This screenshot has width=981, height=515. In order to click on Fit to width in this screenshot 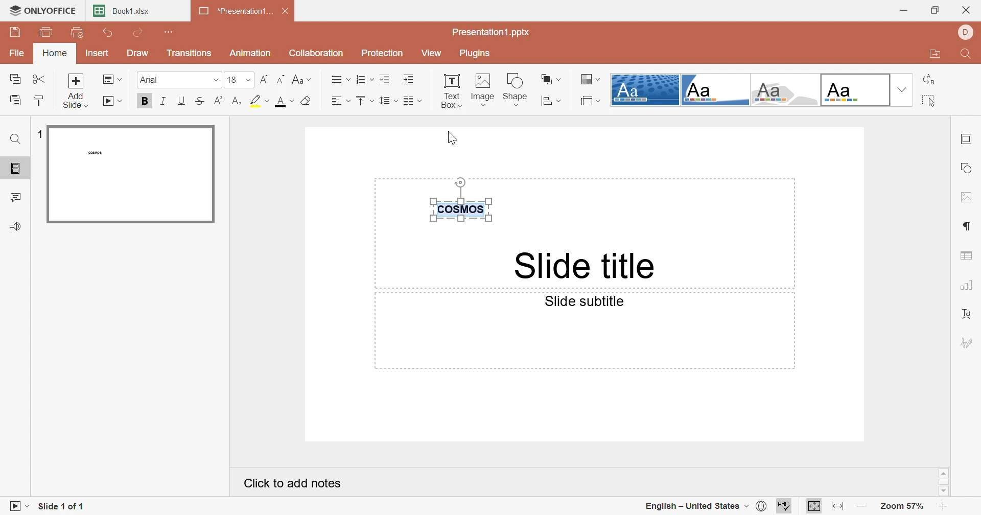, I will do `click(837, 505)`.